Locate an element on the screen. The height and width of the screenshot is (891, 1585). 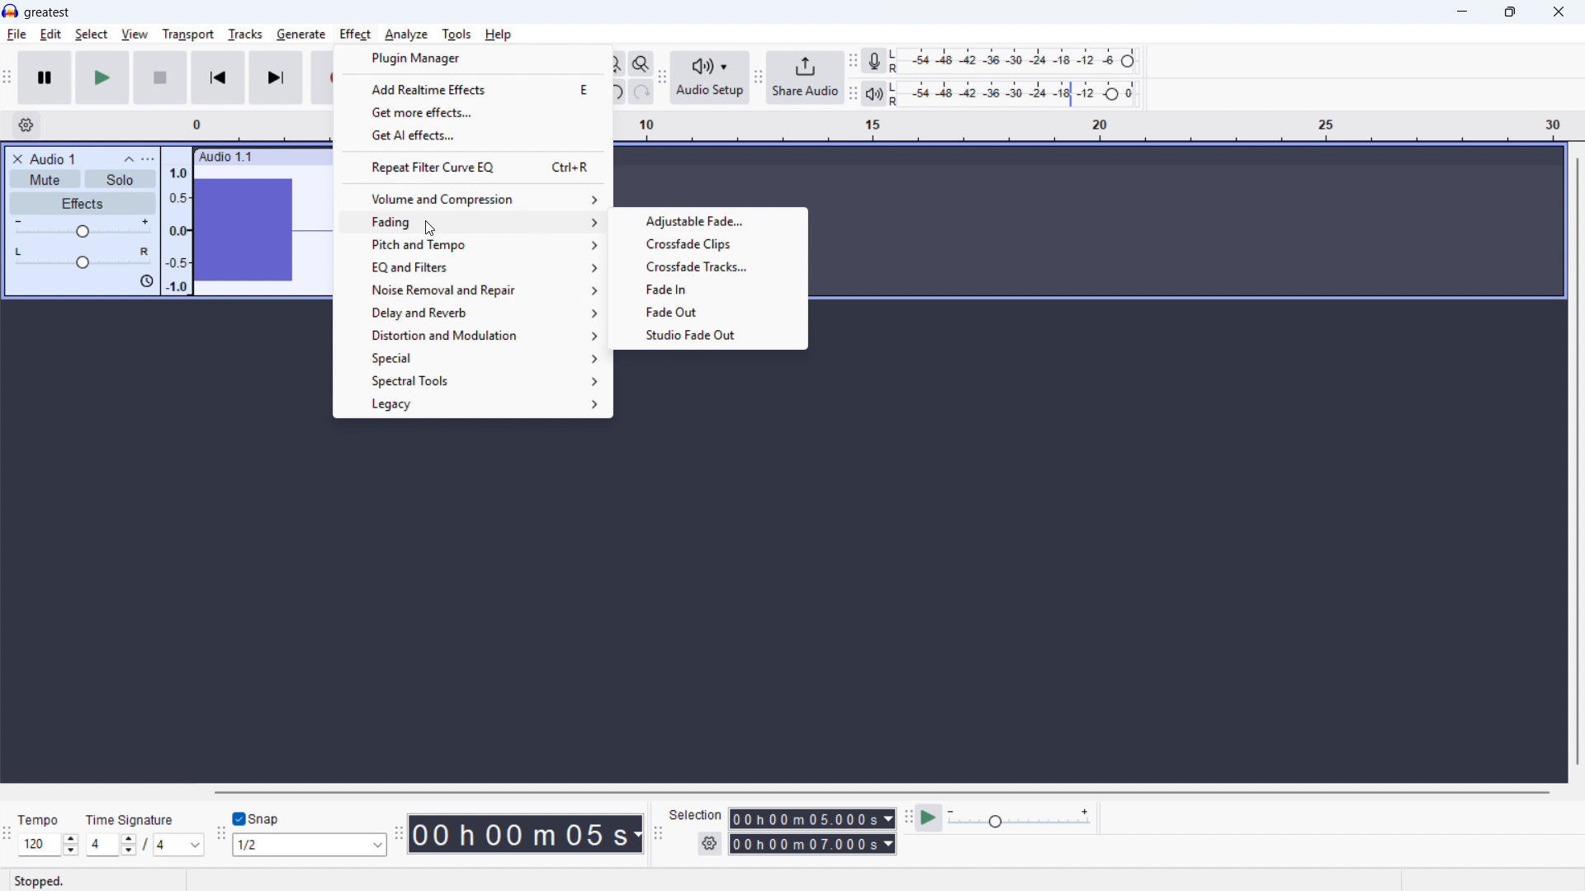
Playback level  is located at coordinates (1018, 94).